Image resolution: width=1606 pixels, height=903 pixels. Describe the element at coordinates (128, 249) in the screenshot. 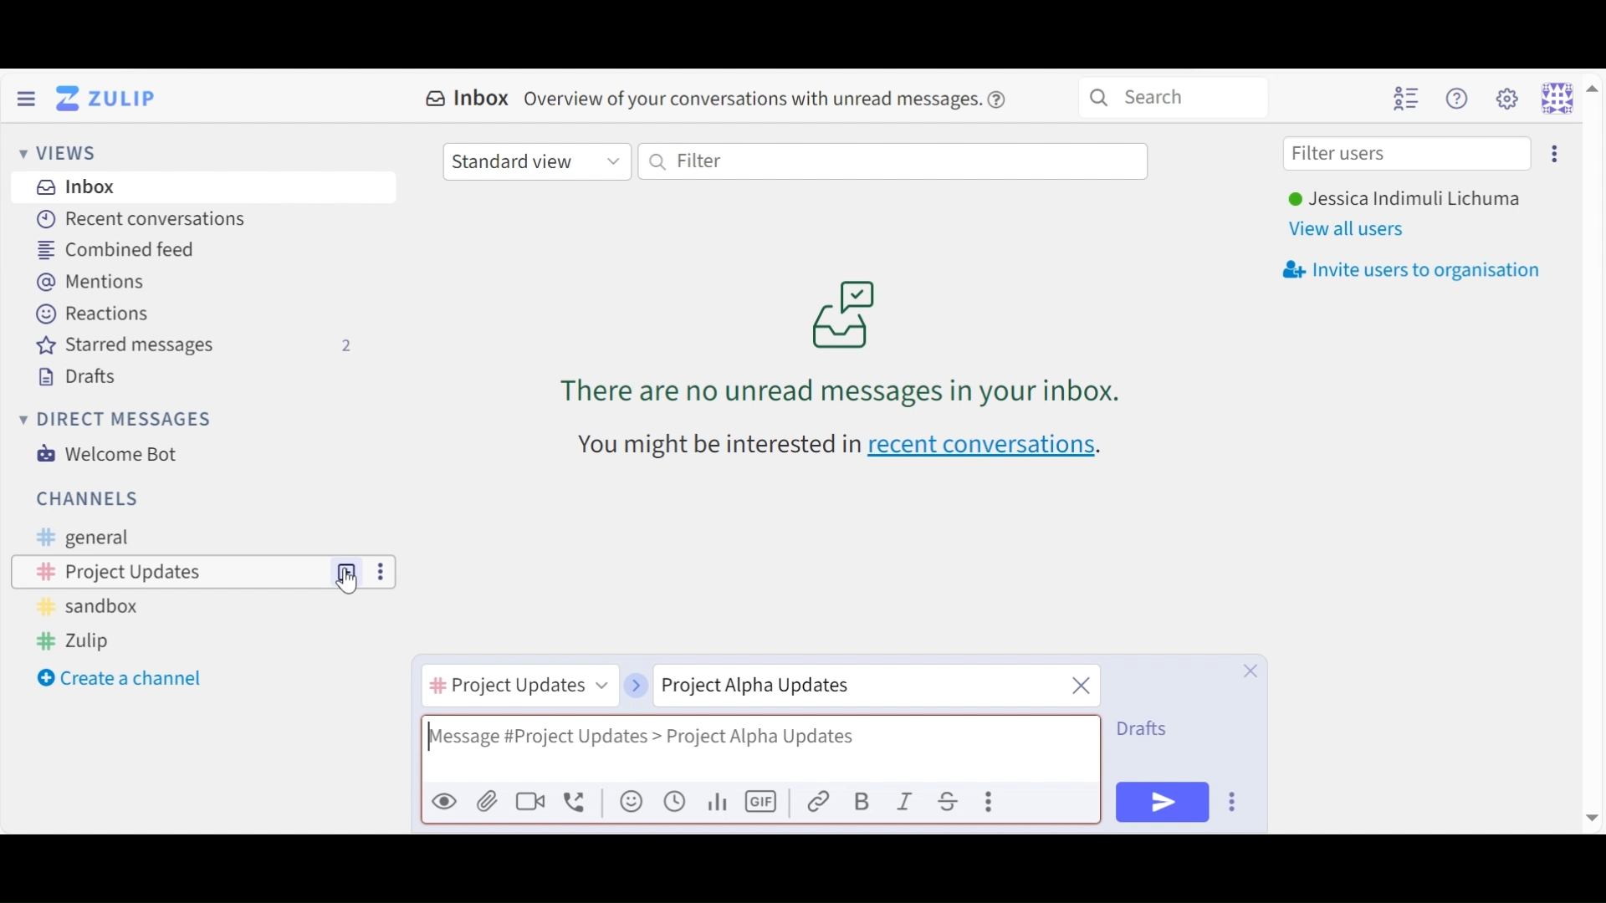

I see `Combined feed` at that location.